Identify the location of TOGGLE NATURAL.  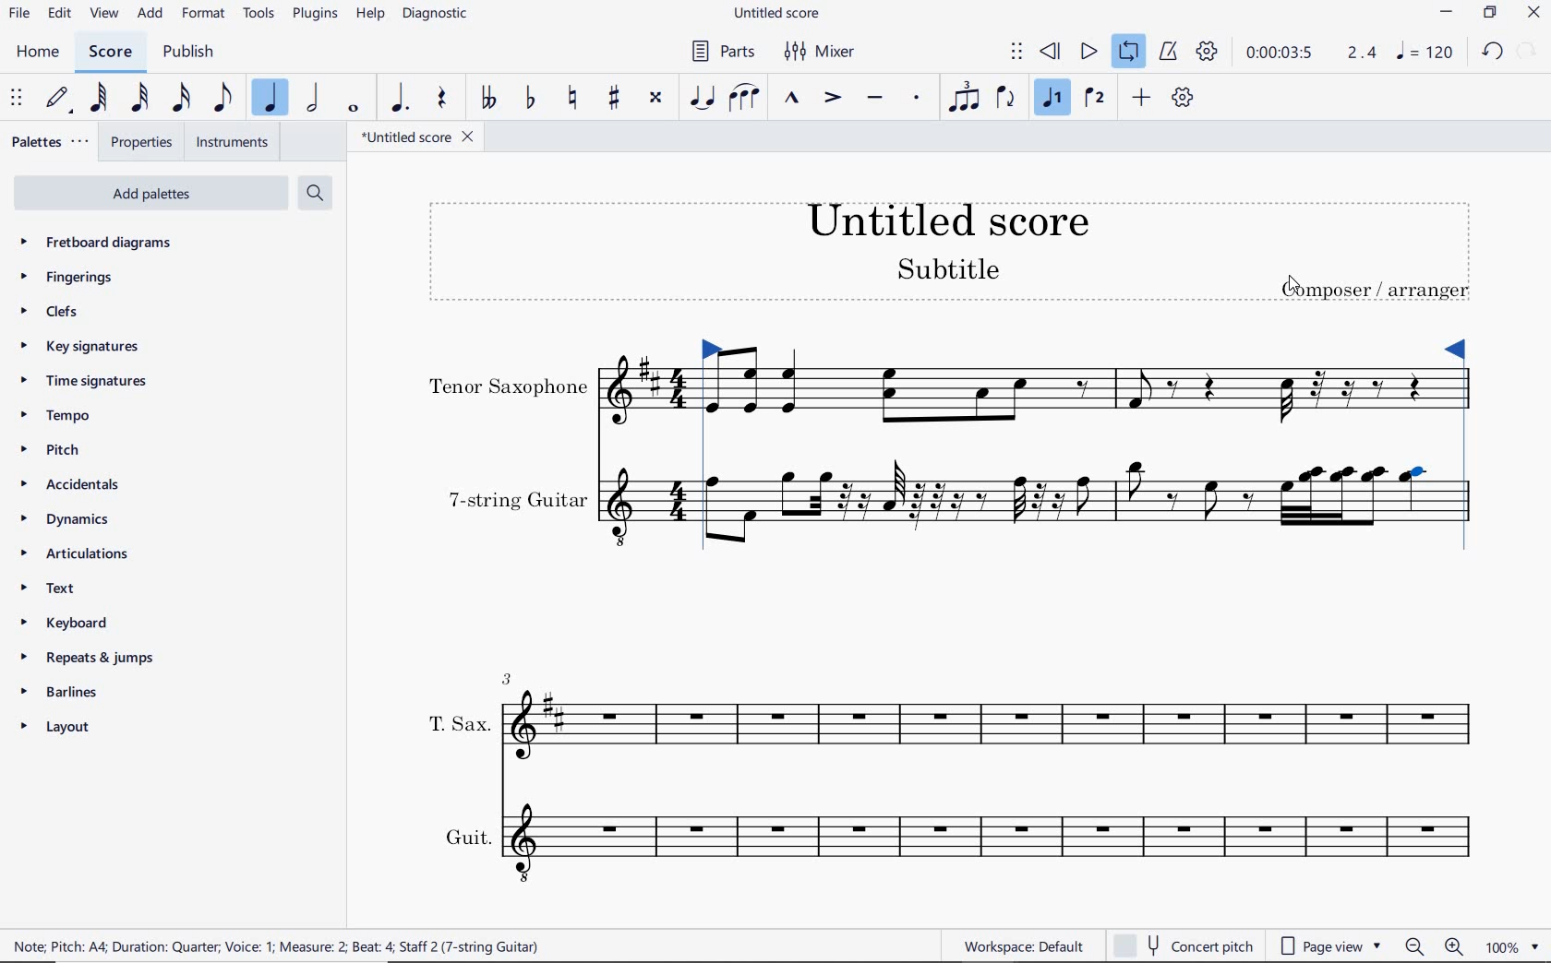
(572, 98).